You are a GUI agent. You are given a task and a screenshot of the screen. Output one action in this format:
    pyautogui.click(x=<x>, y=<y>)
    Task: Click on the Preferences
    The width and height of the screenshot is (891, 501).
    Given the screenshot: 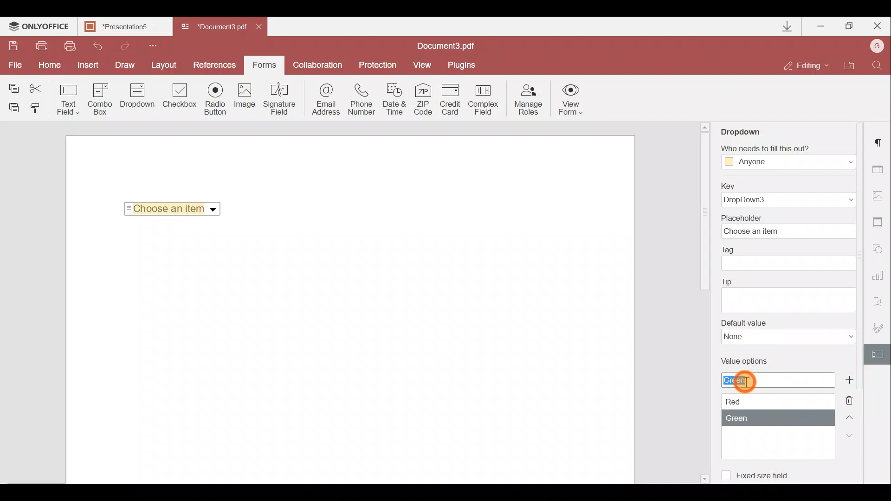 What is the action you would take?
    pyautogui.click(x=215, y=65)
    